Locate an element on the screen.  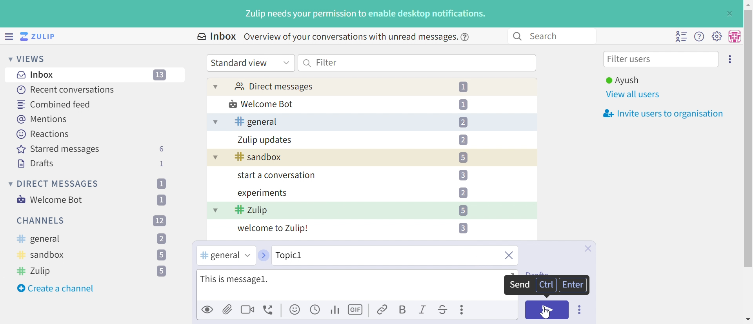
Zulip is located at coordinates (251, 211).